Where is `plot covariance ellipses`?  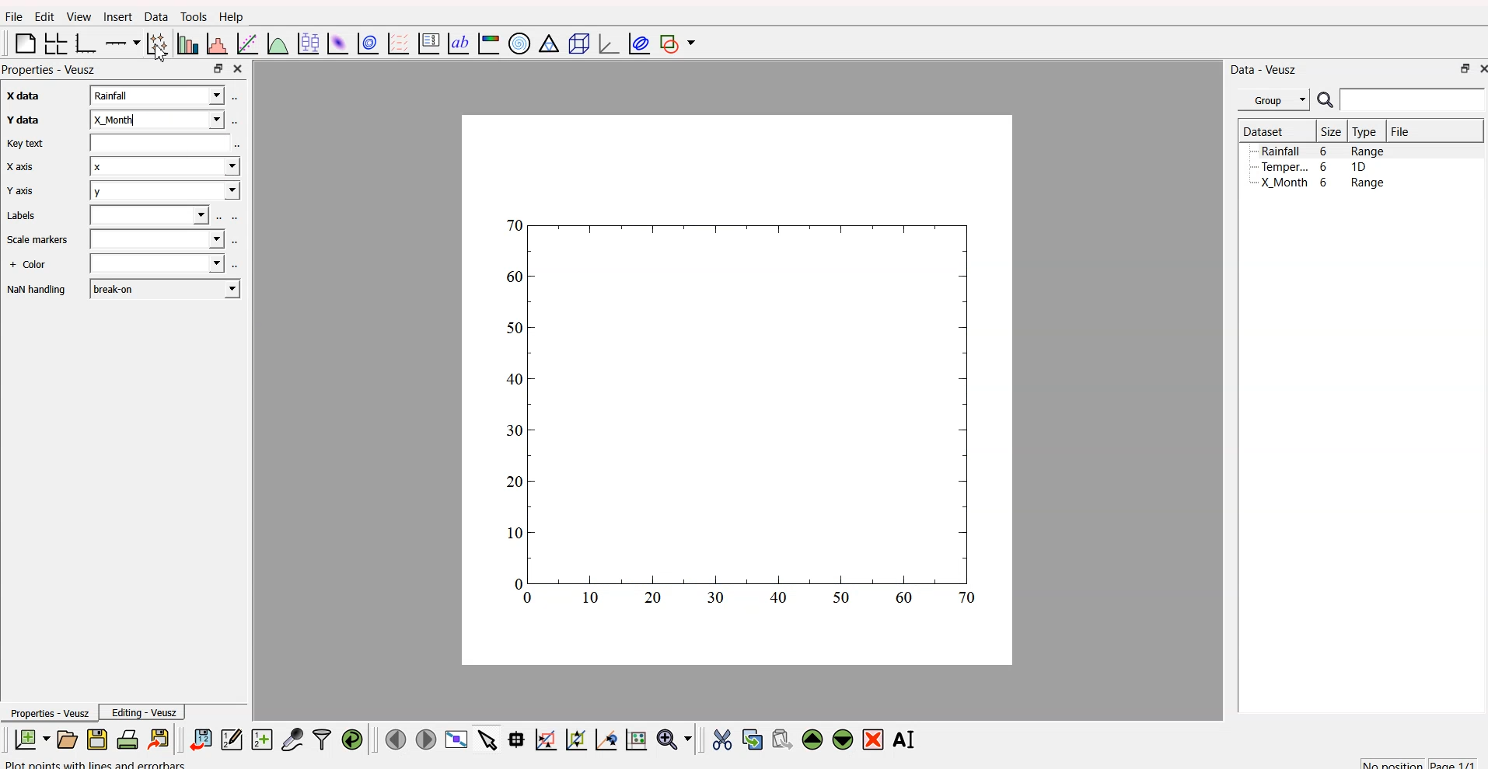
plot covariance ellipses is located at coordinates (636, 43).